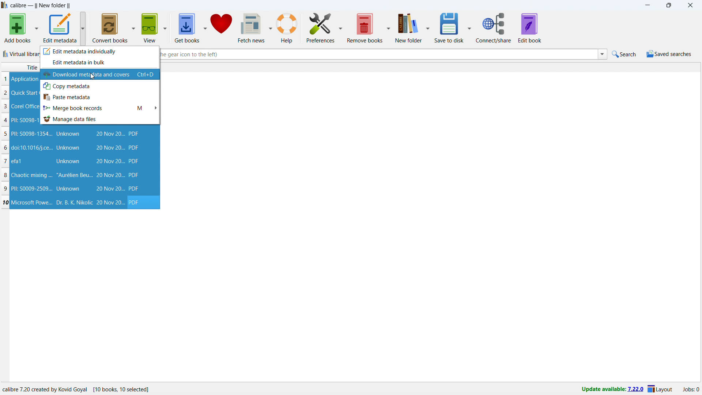 This screenshot has height=395, width=702. I want to click on Unknown, so click(68, 162).